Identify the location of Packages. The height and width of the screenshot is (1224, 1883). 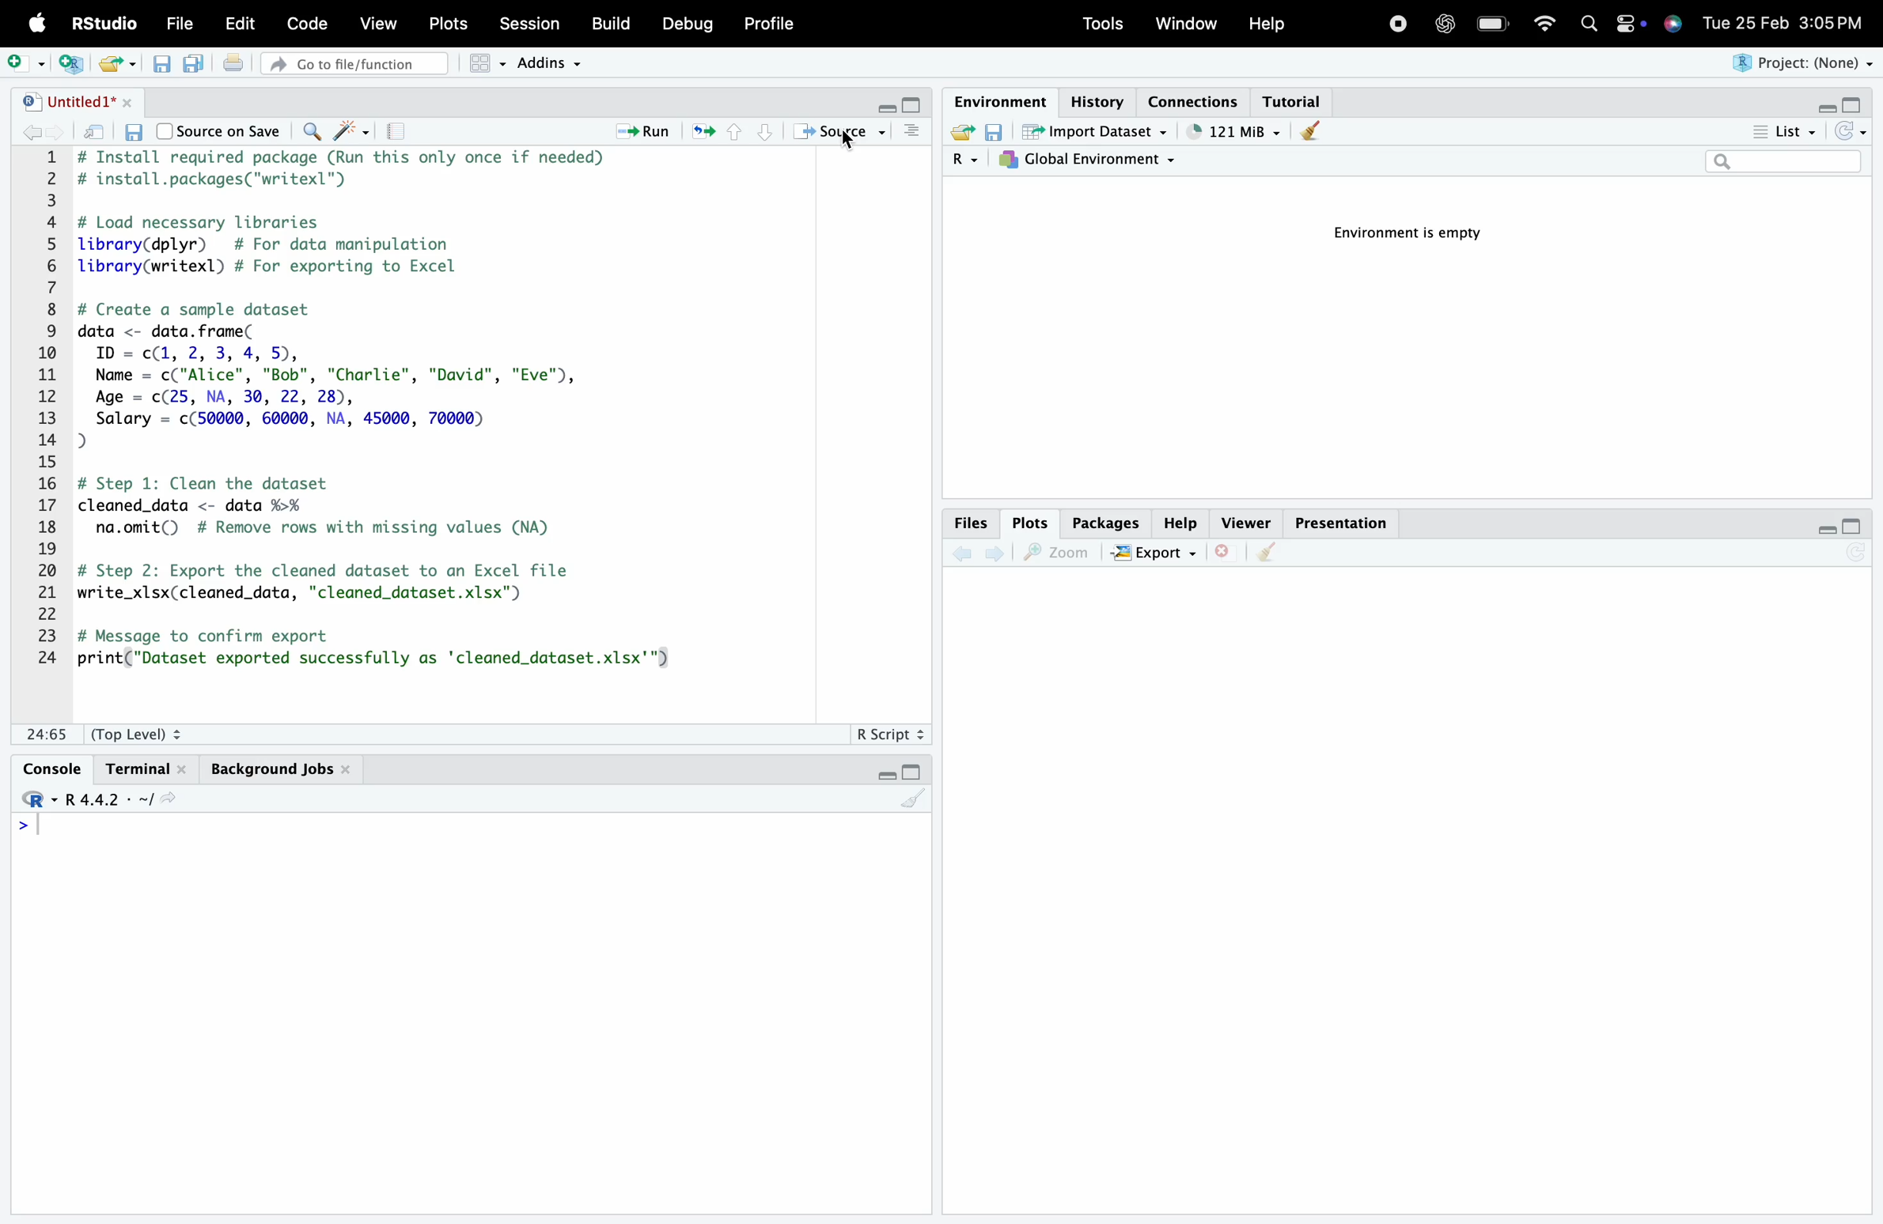
(1107, 523).